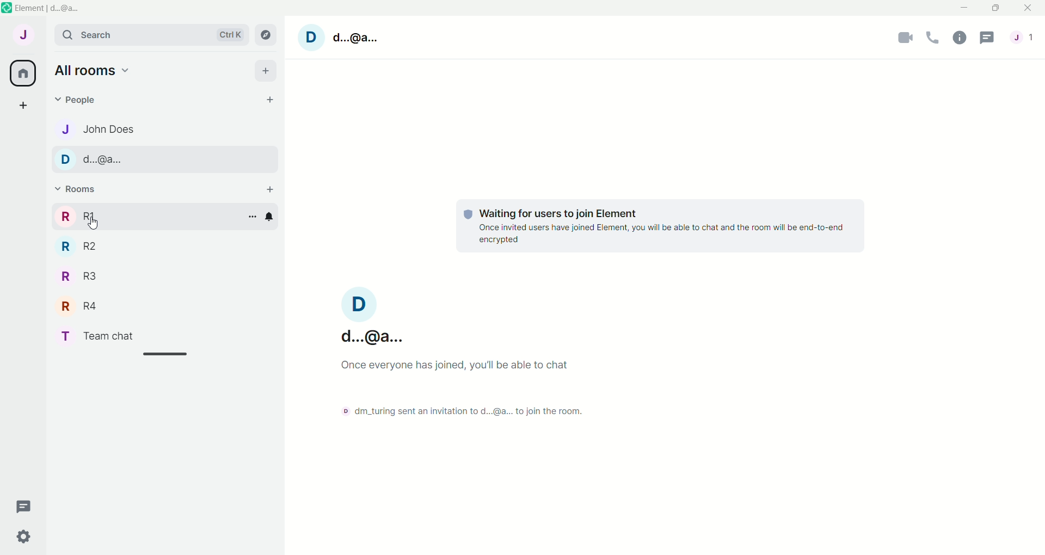  What do you see at coordinates (27, 504) in the screenshot?
I see `threads` at bounding box center [27, 504].